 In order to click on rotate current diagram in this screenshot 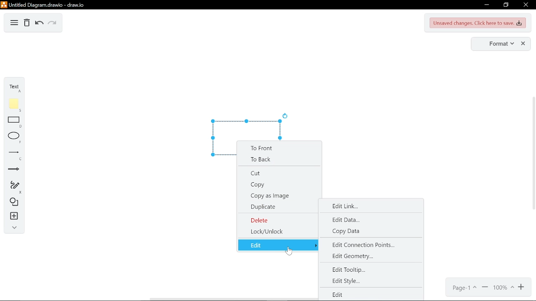, I will do `click(287, 116)`.